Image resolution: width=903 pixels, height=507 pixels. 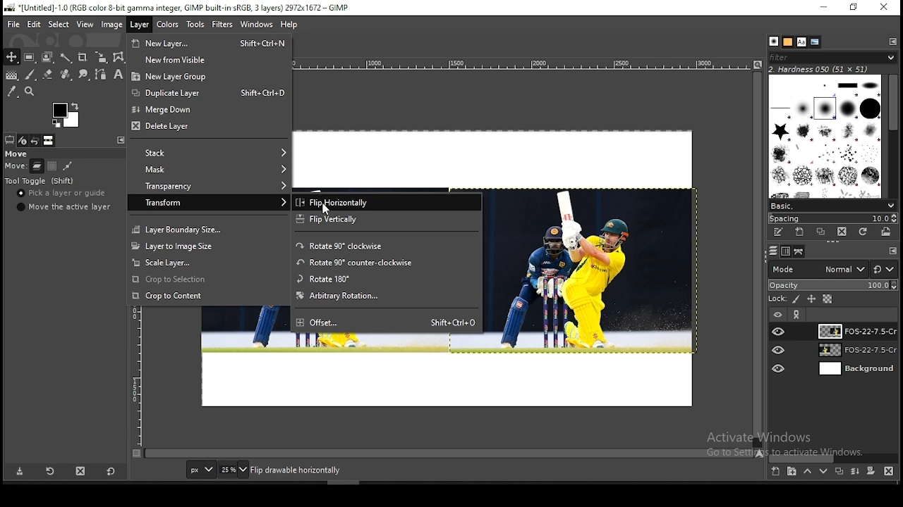 I want to click on offset, so click(x=354, y=320).